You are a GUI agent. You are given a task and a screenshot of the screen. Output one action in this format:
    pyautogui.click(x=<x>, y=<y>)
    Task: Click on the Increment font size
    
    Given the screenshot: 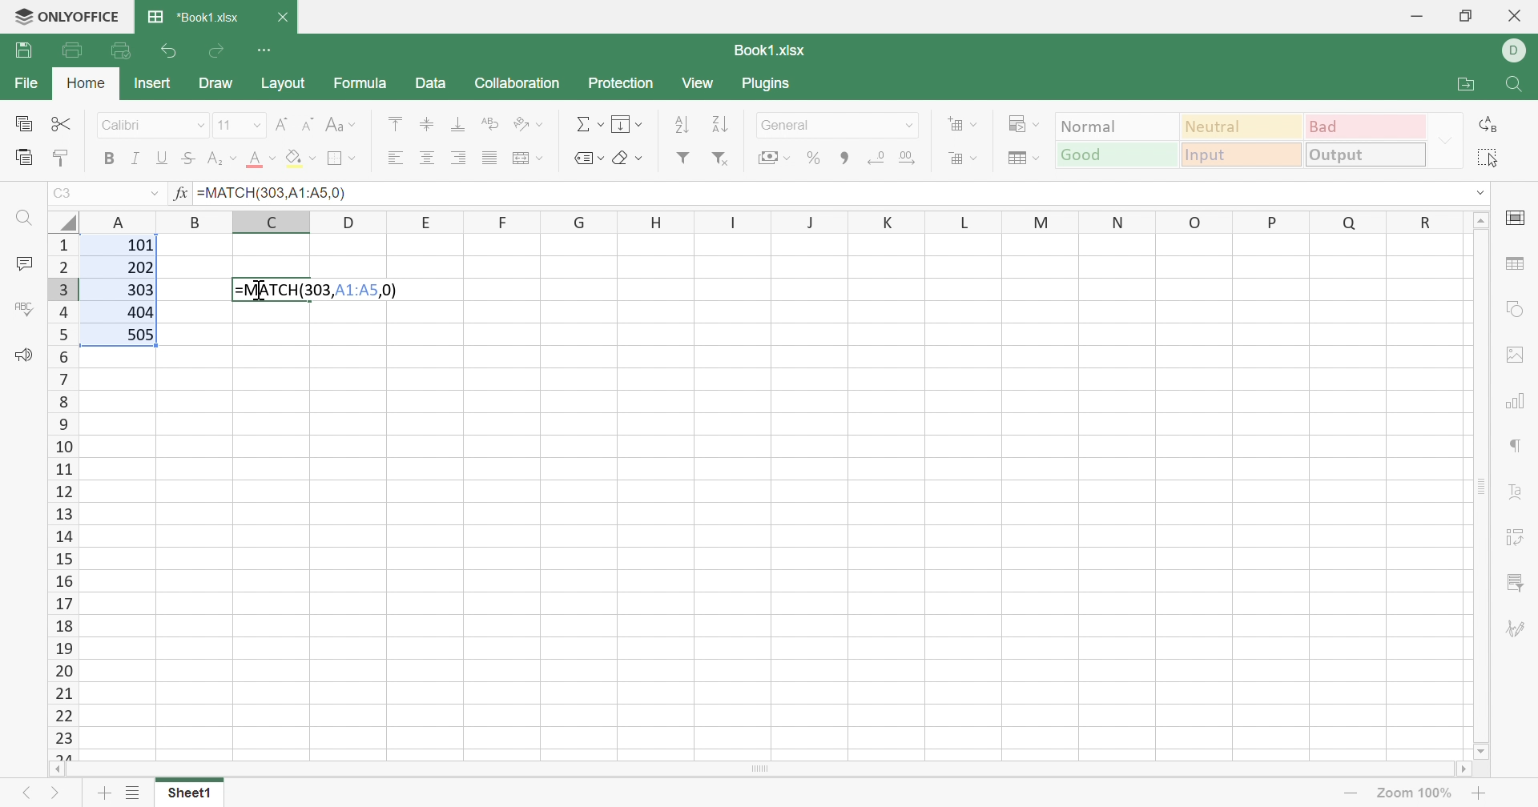 What is the action you would take?
    pyautogui.click(x=280, y=120)
    